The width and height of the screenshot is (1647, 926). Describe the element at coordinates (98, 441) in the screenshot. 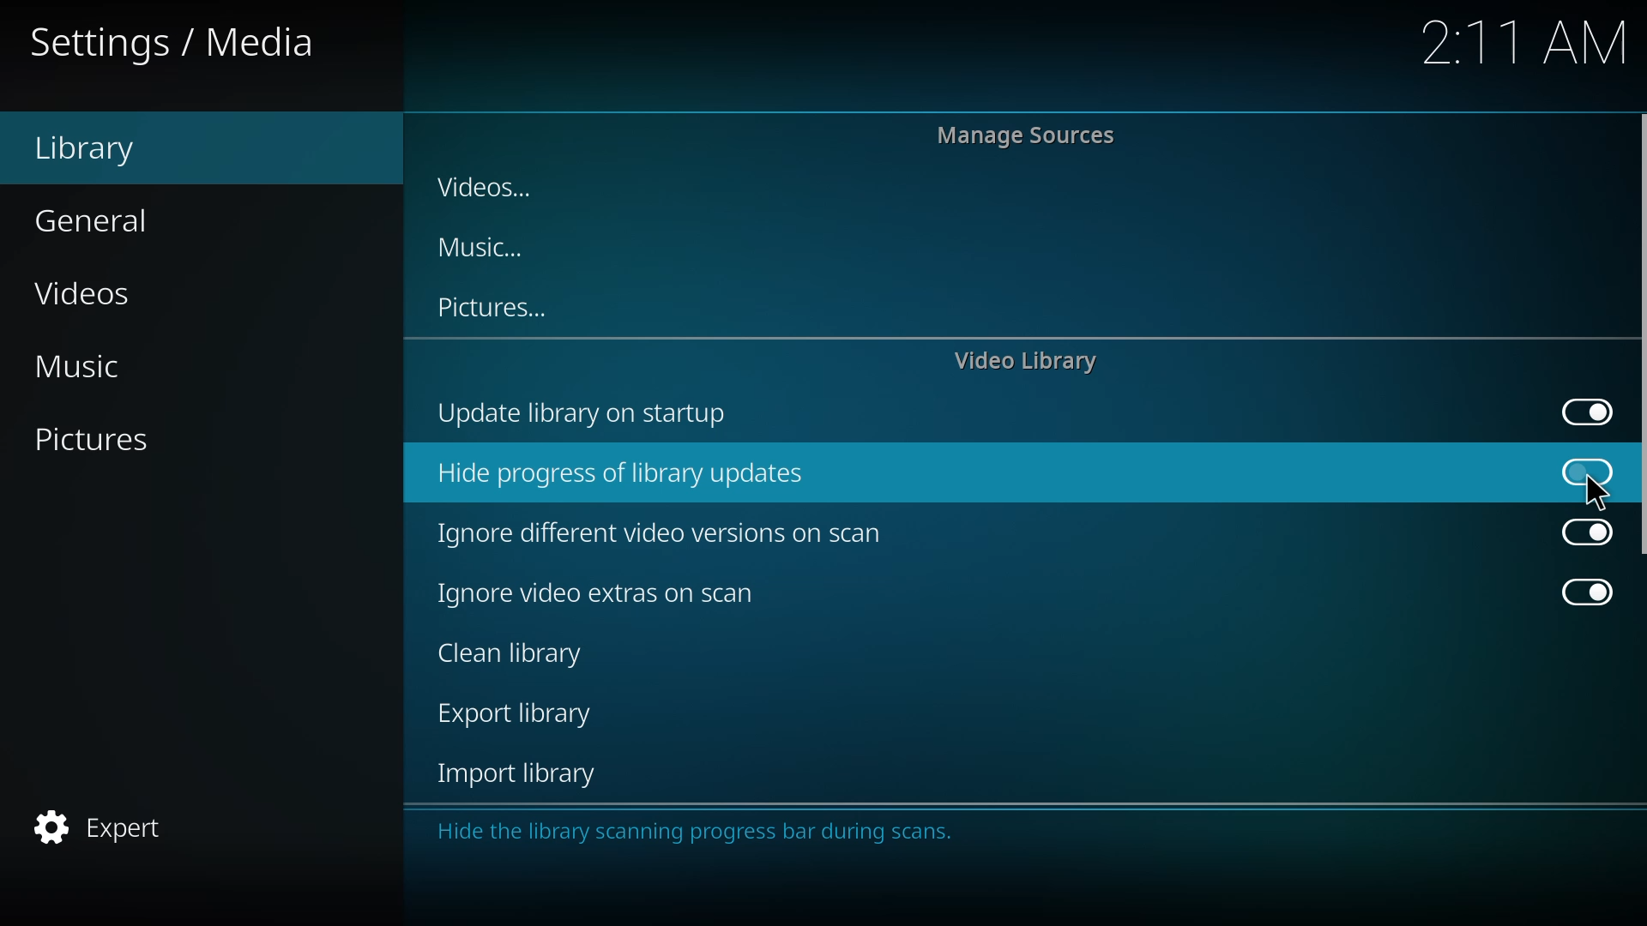

I see `pictures` at that location.